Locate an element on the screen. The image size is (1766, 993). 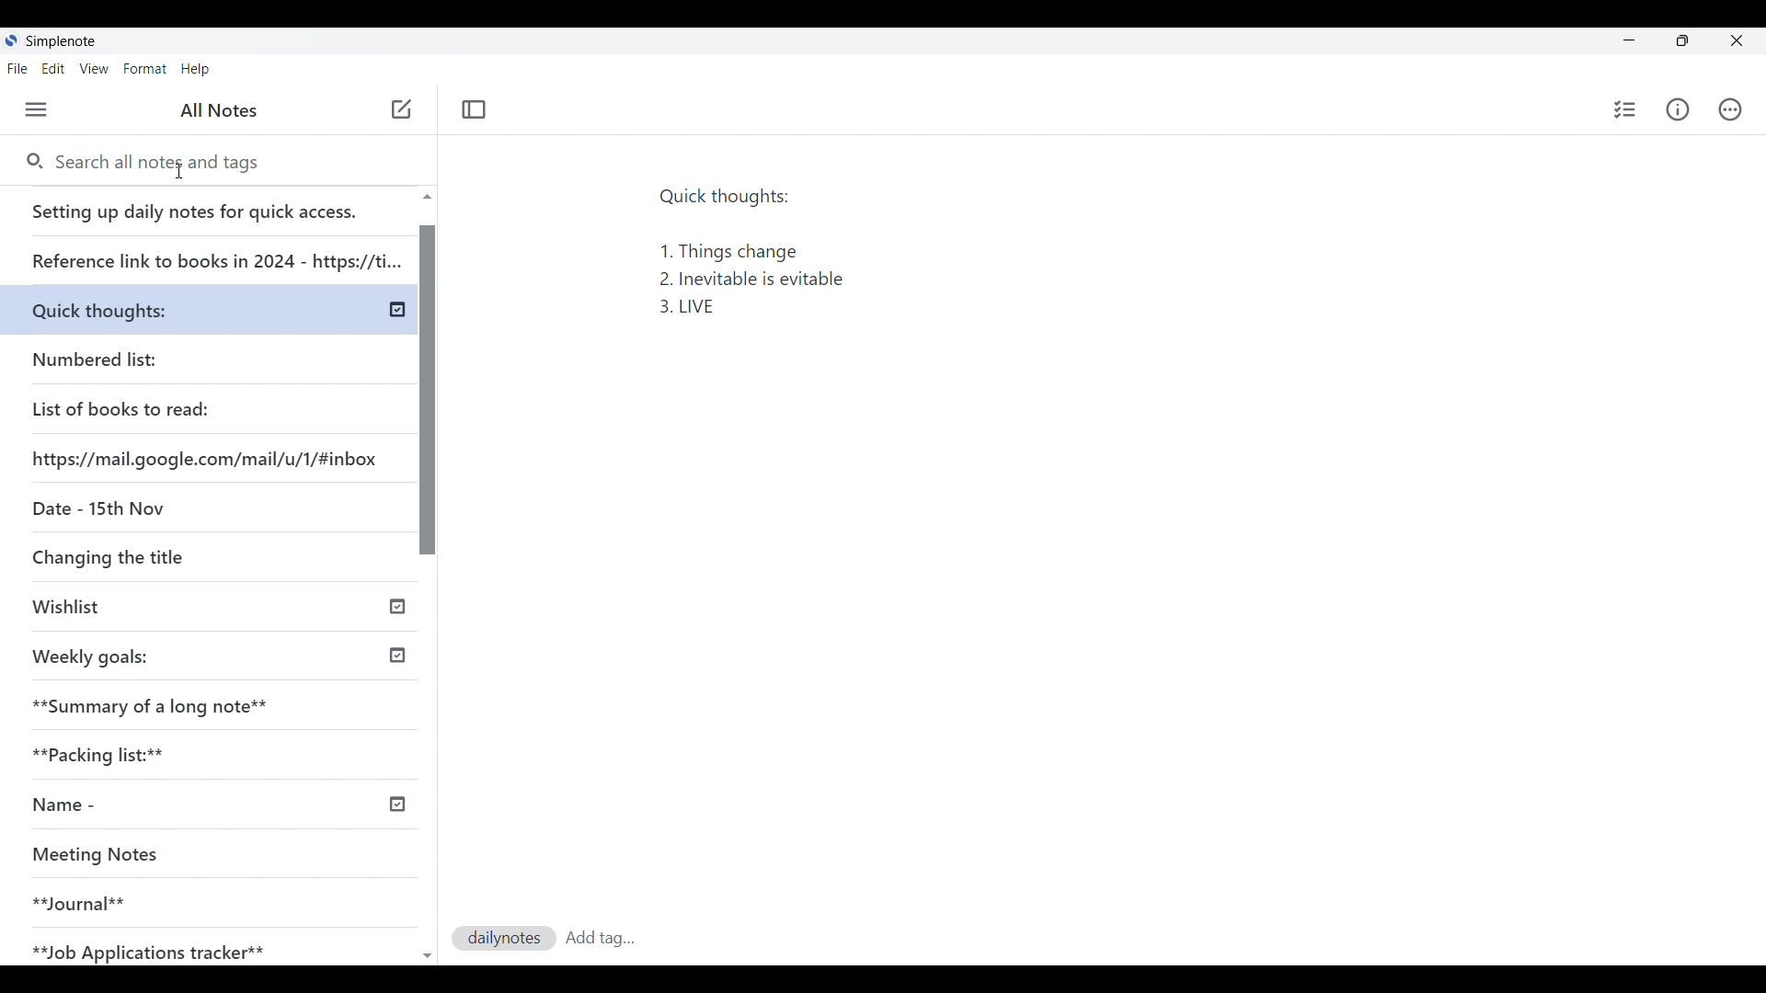
Numbered list is located at coordinates (147, 356).